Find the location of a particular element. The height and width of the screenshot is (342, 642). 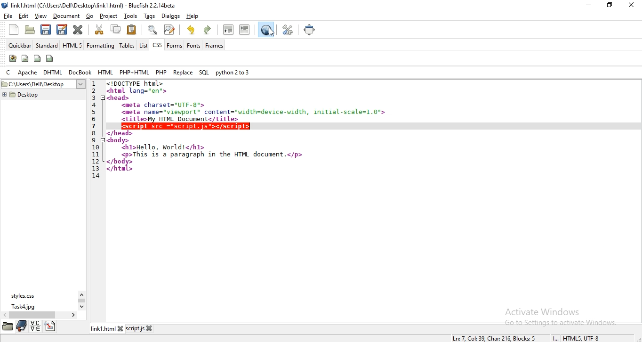

edit preferences is located at coordinates (288, 30).